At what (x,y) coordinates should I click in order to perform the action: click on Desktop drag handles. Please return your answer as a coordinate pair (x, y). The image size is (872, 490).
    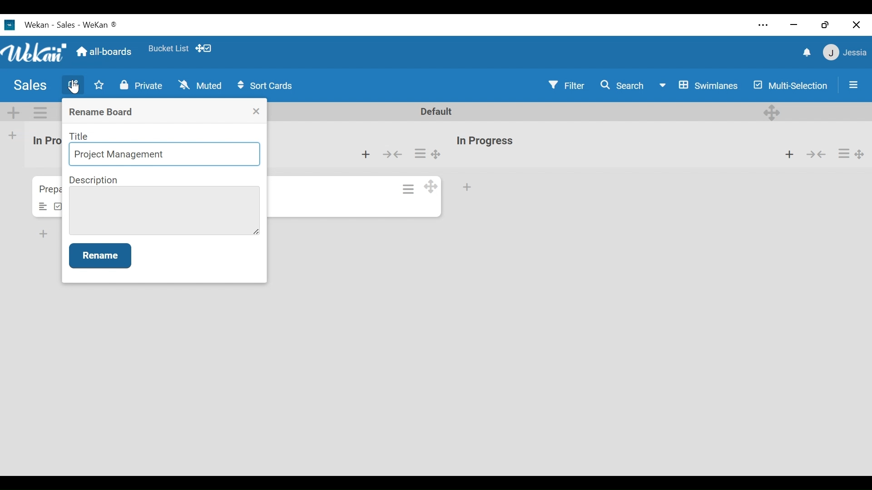
    Looking at the image, I should click on (436, 154).